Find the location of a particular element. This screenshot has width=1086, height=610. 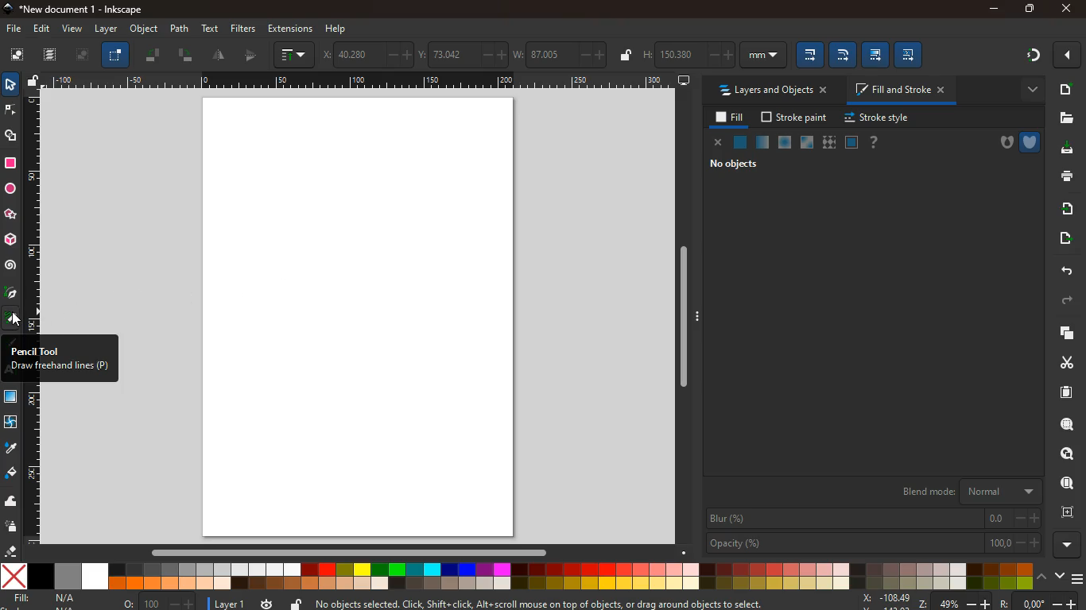

unlock is located at coordinates (623, 53).